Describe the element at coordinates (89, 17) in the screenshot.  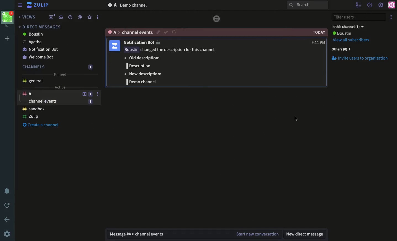
I see `Favorite` at that location.